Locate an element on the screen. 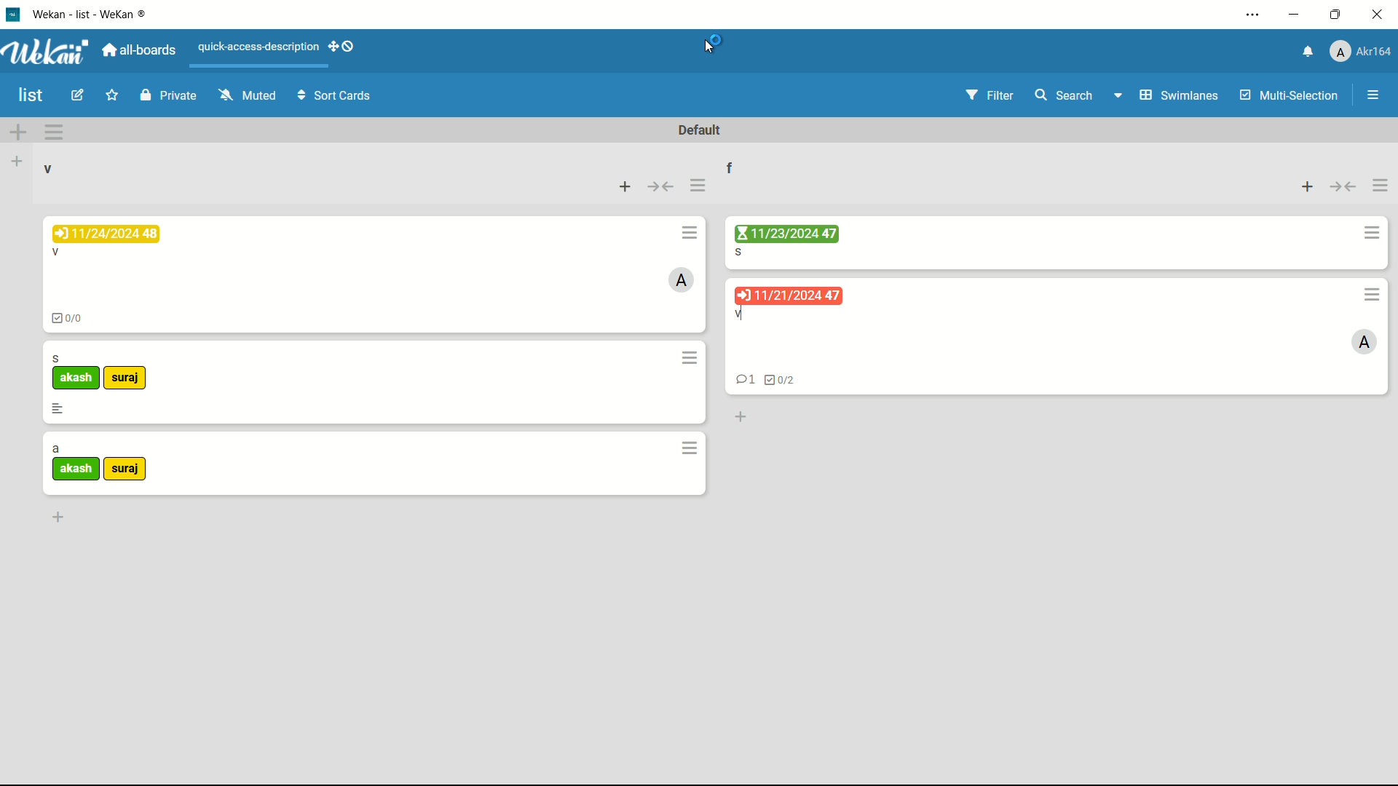  filter is located at coordinates (992, 95).